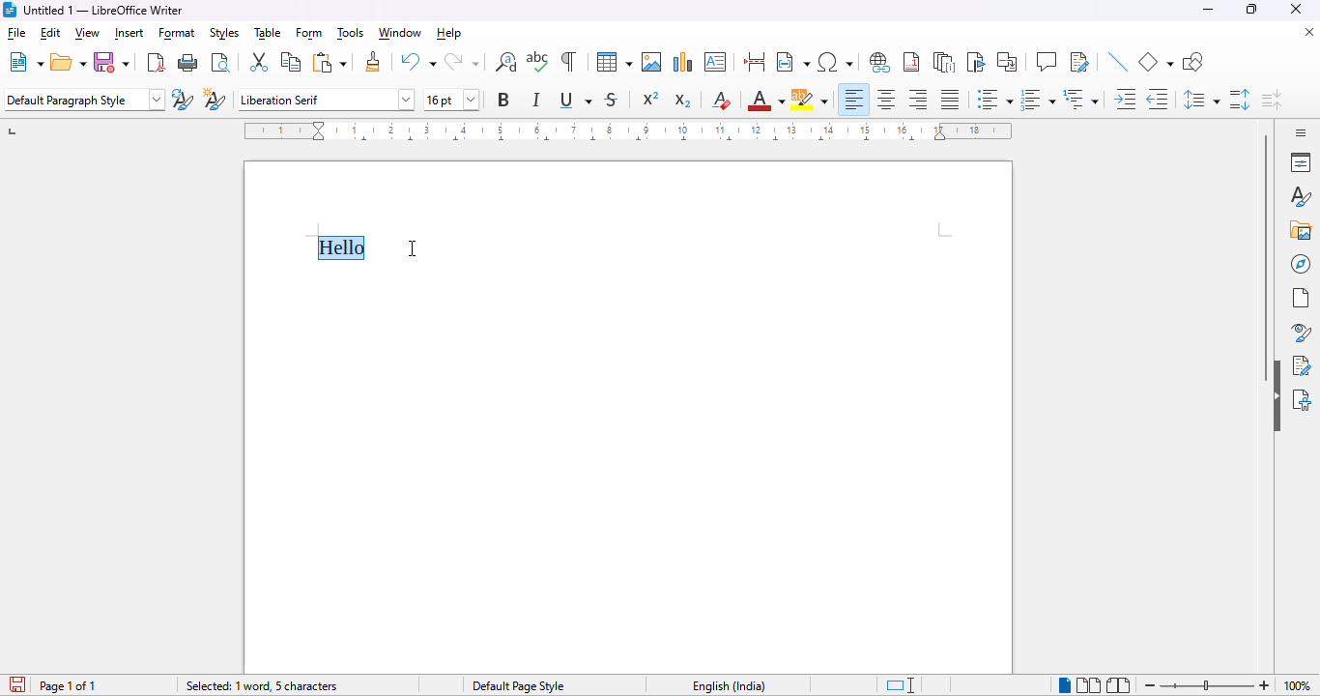 Image resolution: width=1320 pixels, height=696 pixels. What do you see at coordinates (1156, 63) in the screenshot?
I see `basic shapes` at bounding box center [1156, 63].